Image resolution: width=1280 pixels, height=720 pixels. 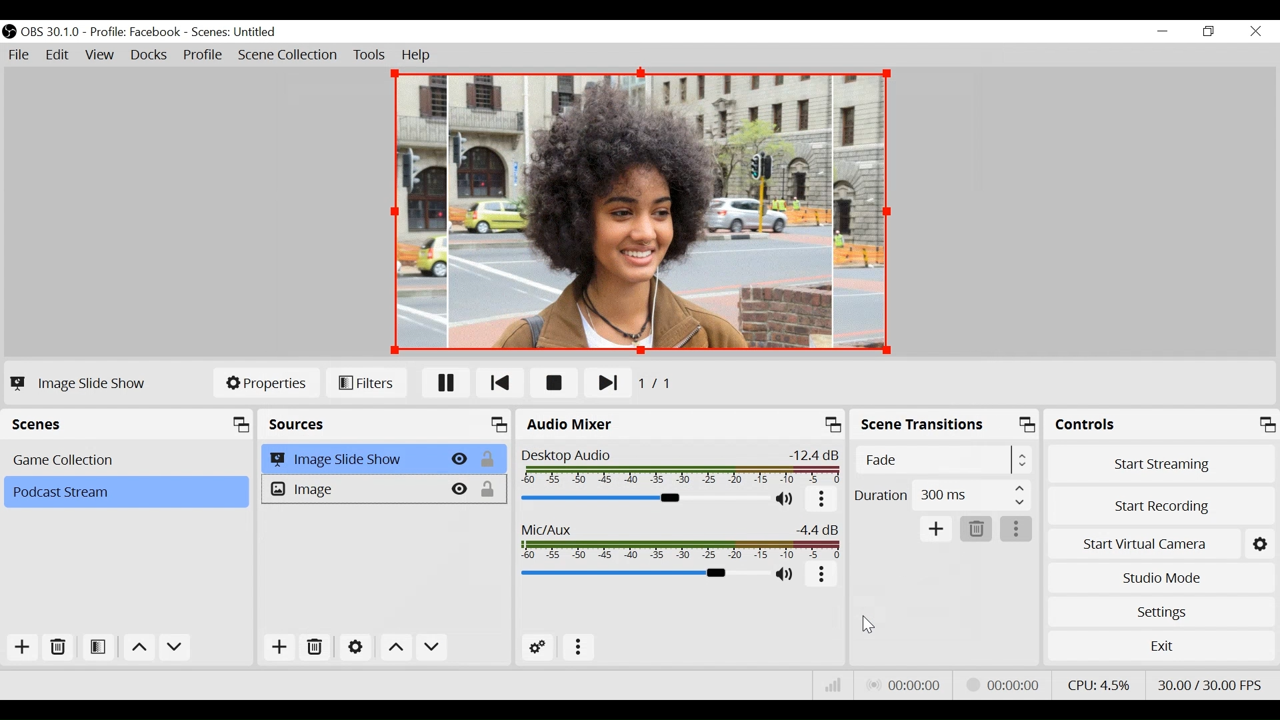 What do you see at coordinates (942, 497) in the screenshot?
I see `Duration` at bounding box center [942, 497].